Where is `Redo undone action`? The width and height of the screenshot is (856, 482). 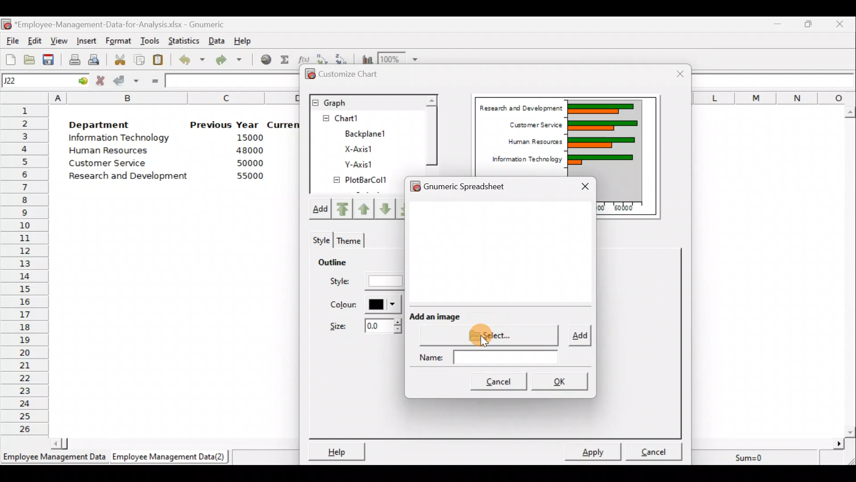
Redo undone action is located at coordinates (234, 61).